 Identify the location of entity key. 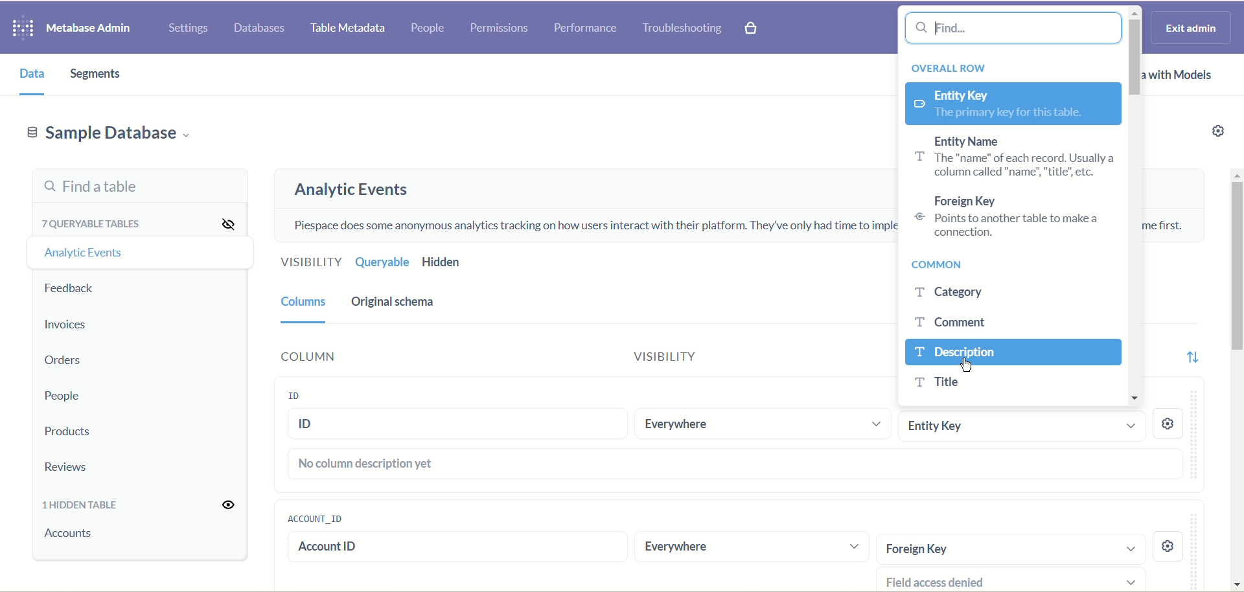
(1010, 102).